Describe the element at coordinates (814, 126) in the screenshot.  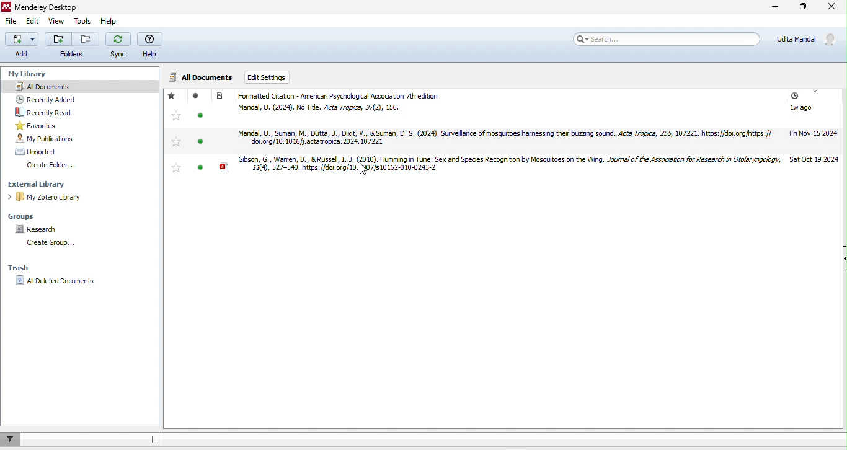
I see `1w agoFriNov 15 2024 sat oct 19 2024` at that location.